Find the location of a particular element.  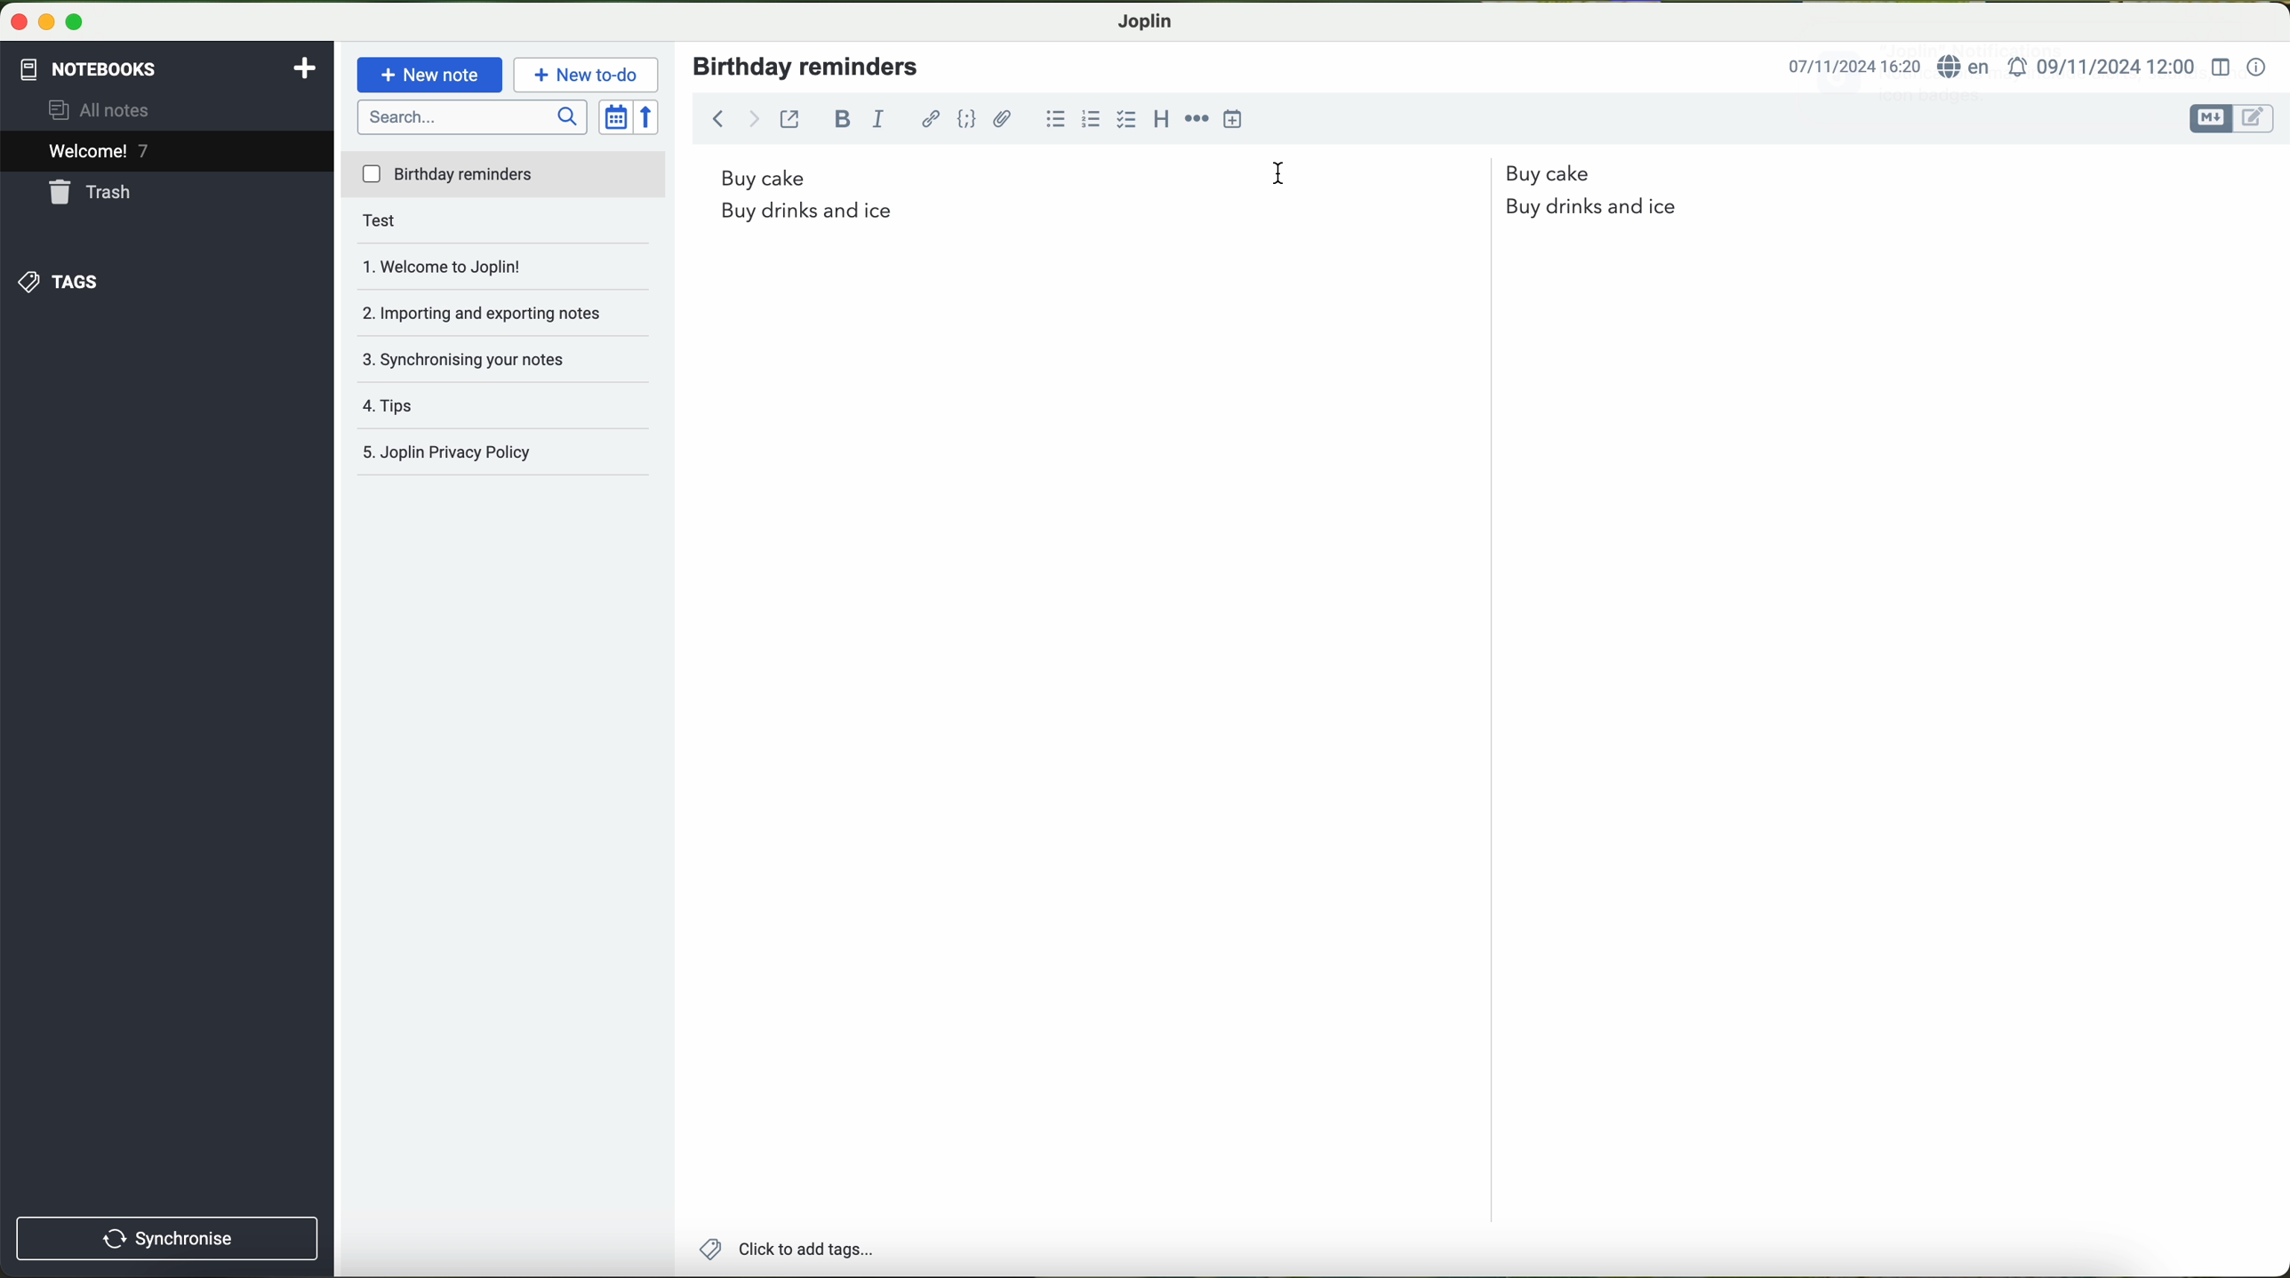

italic is located at coordinates (881, 120).